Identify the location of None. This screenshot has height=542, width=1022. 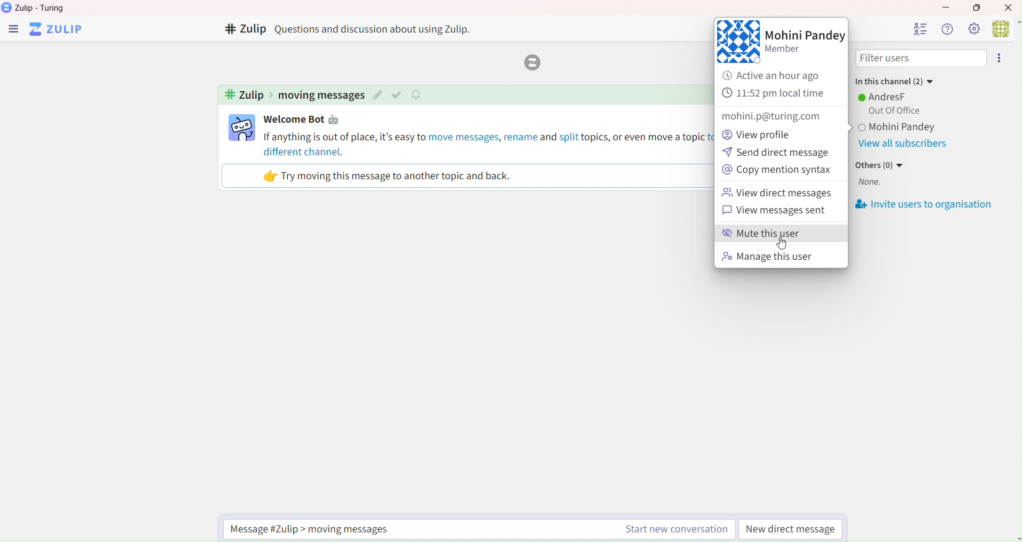
(870, 183).